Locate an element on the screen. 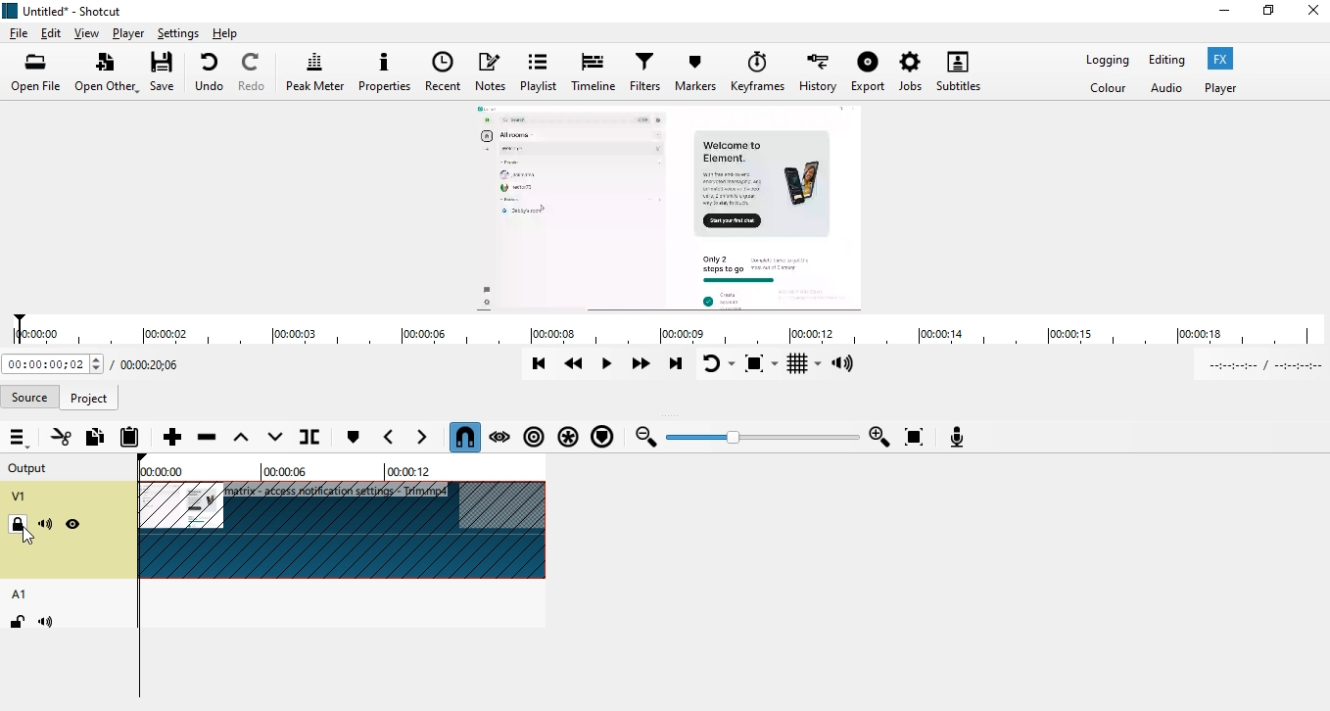 The width and height of the screenshot is (1330, 711). audio is located at coordinates (1166, 89).